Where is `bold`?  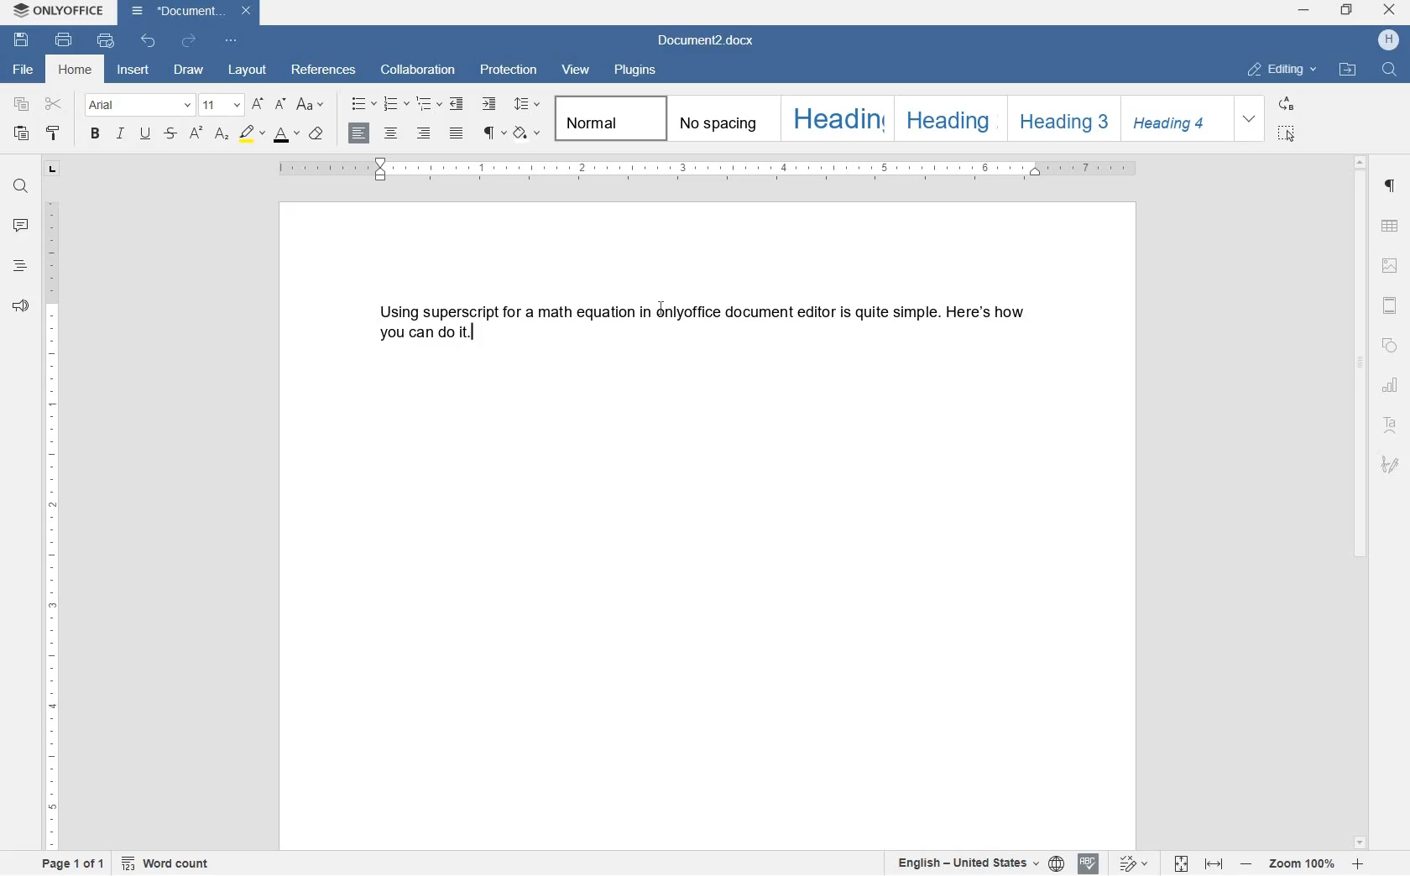 bold is located at coordinates (94, 134).